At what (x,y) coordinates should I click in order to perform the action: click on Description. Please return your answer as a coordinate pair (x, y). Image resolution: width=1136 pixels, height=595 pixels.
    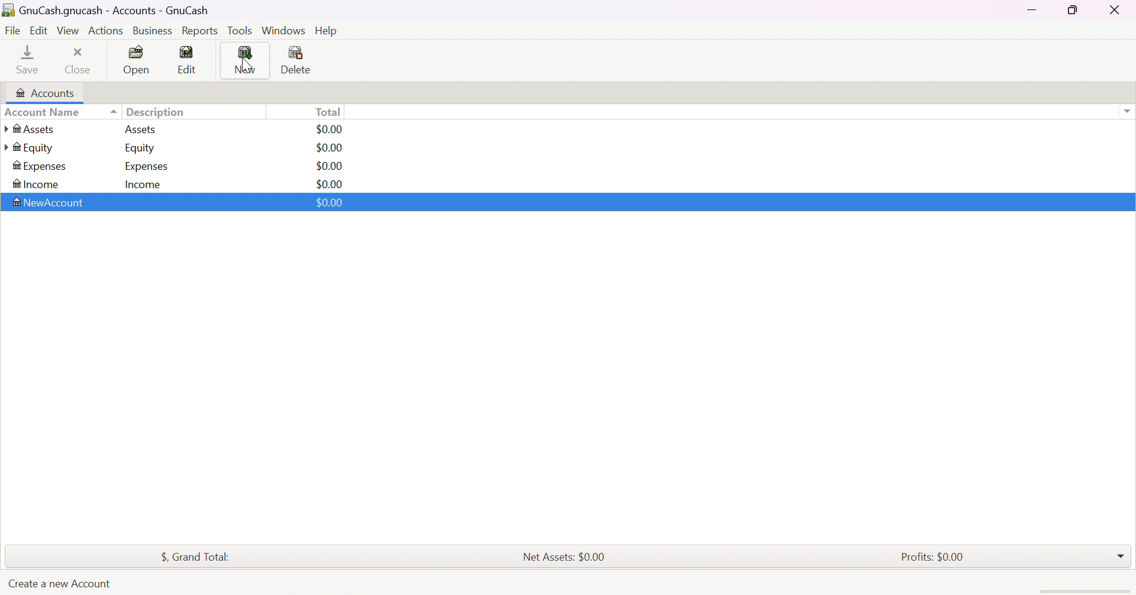
    Looking at the image, I should click on (159, 111).